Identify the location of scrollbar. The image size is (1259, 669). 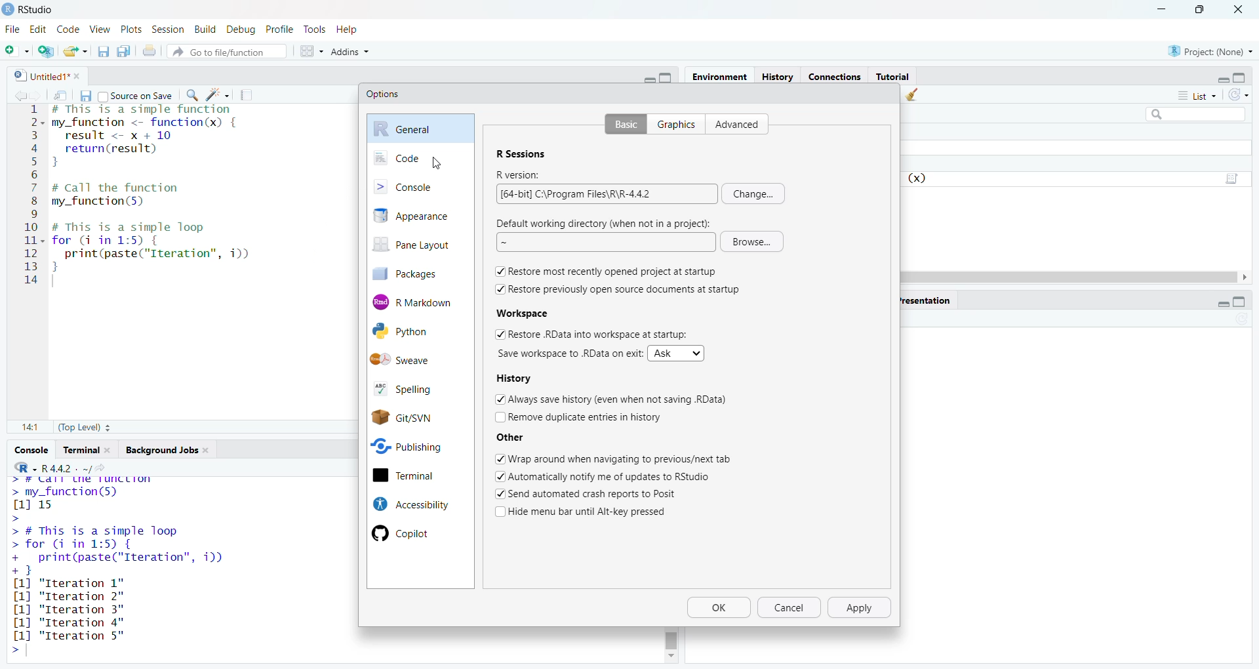
(672, 638).